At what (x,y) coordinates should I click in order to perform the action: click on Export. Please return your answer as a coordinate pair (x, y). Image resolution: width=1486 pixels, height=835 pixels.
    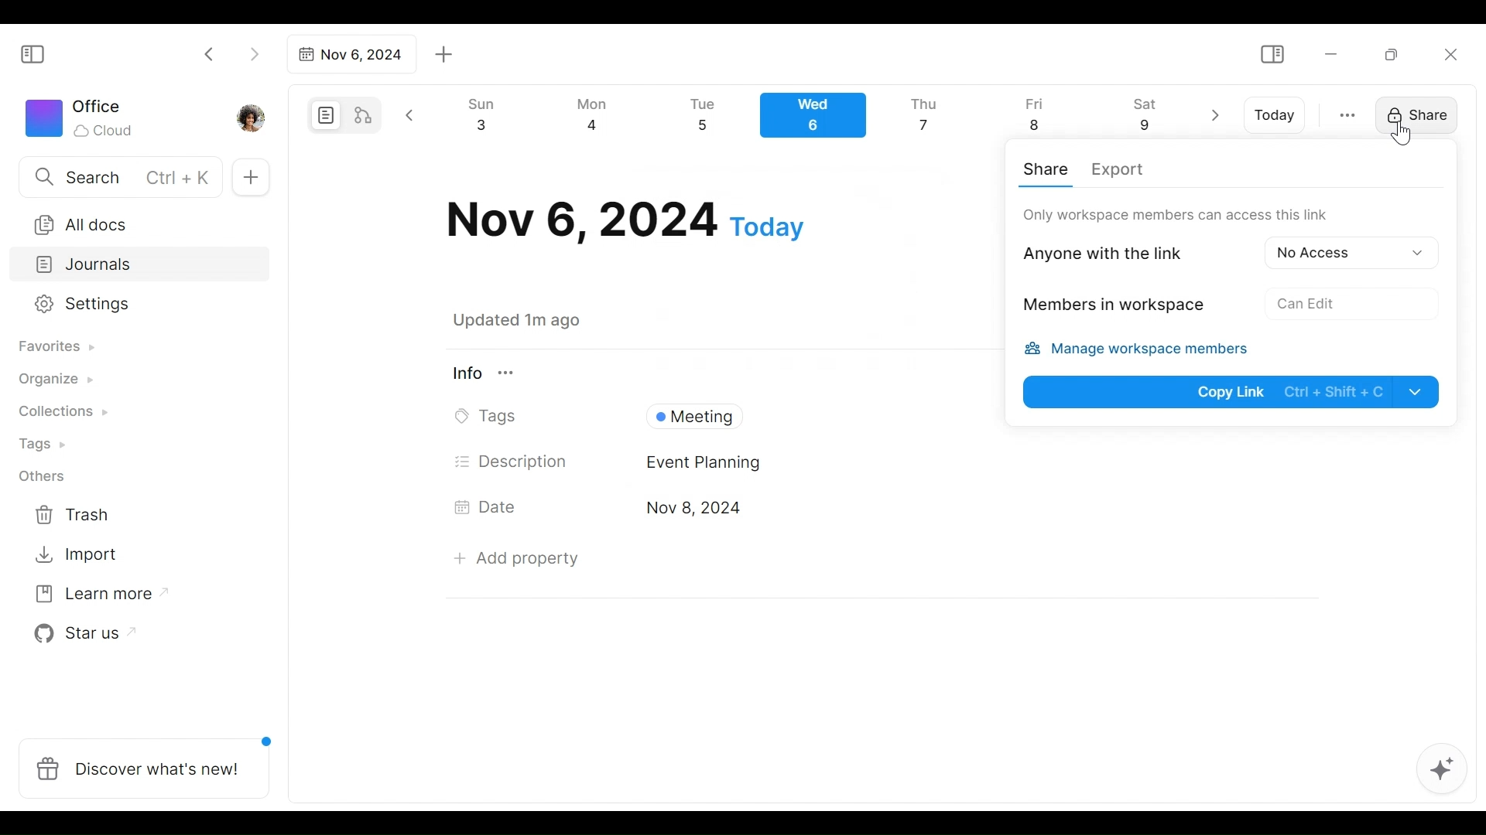
    Looking at the image, I should click on (1116, 171).